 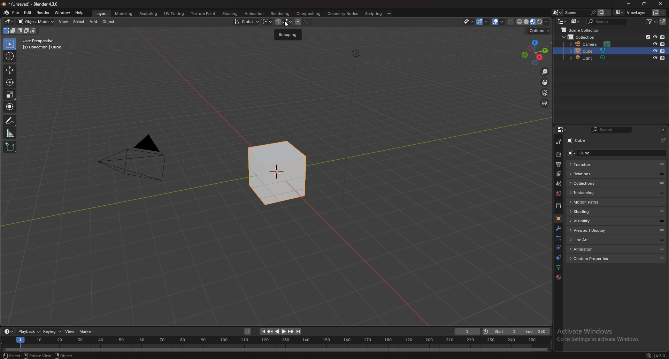 What do you see at coordinates (275, 343) in the screenshot?
I see `seek` at bounding box center [275, 343].